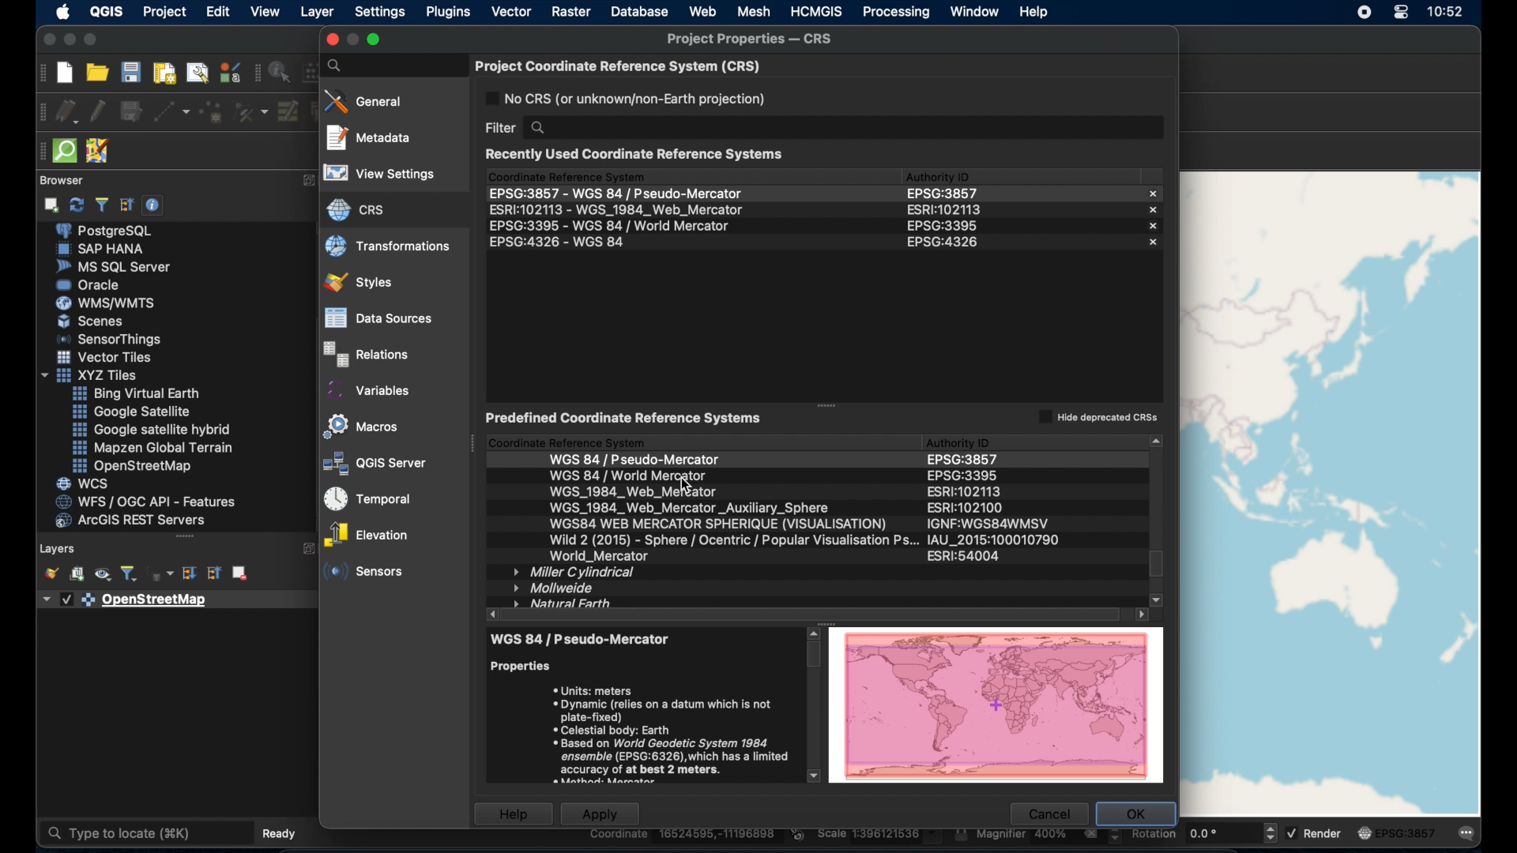  I want to click on scroll bae, so click(1158, 518).